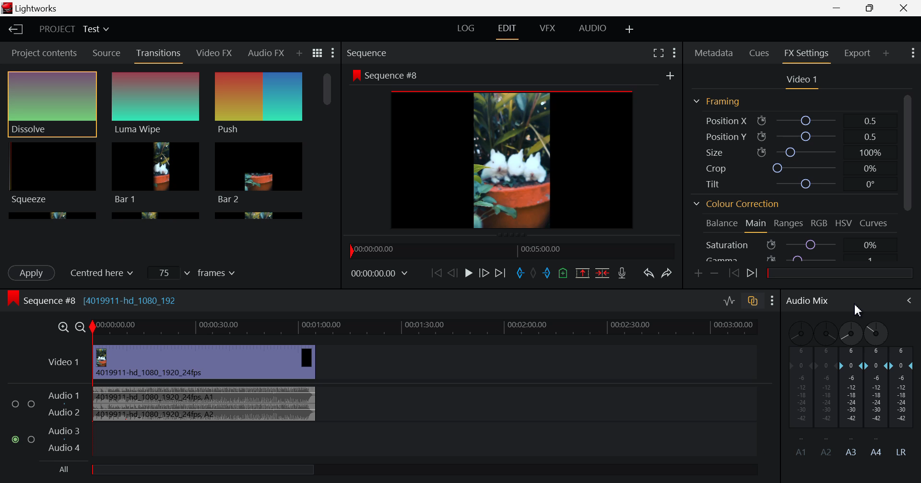  I want to click on Scroll Bar, so click(327, 141).